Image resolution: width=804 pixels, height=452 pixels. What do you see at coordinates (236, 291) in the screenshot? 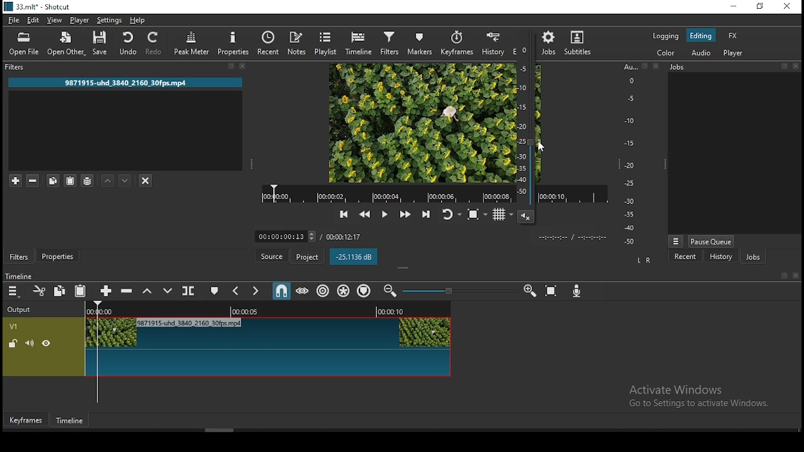
I see `previous marker` at bounding box center [236, 291].